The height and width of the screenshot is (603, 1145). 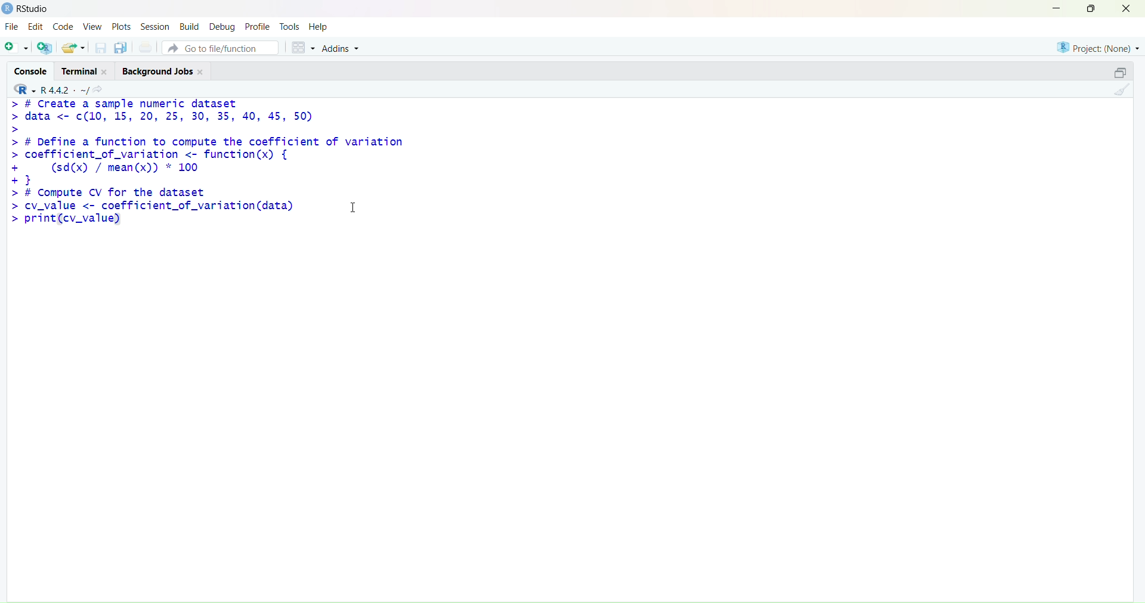 What do you see at coordinates (74, 48) in the screenshot?
I see `share folder as` at bounding box center [74, 48].